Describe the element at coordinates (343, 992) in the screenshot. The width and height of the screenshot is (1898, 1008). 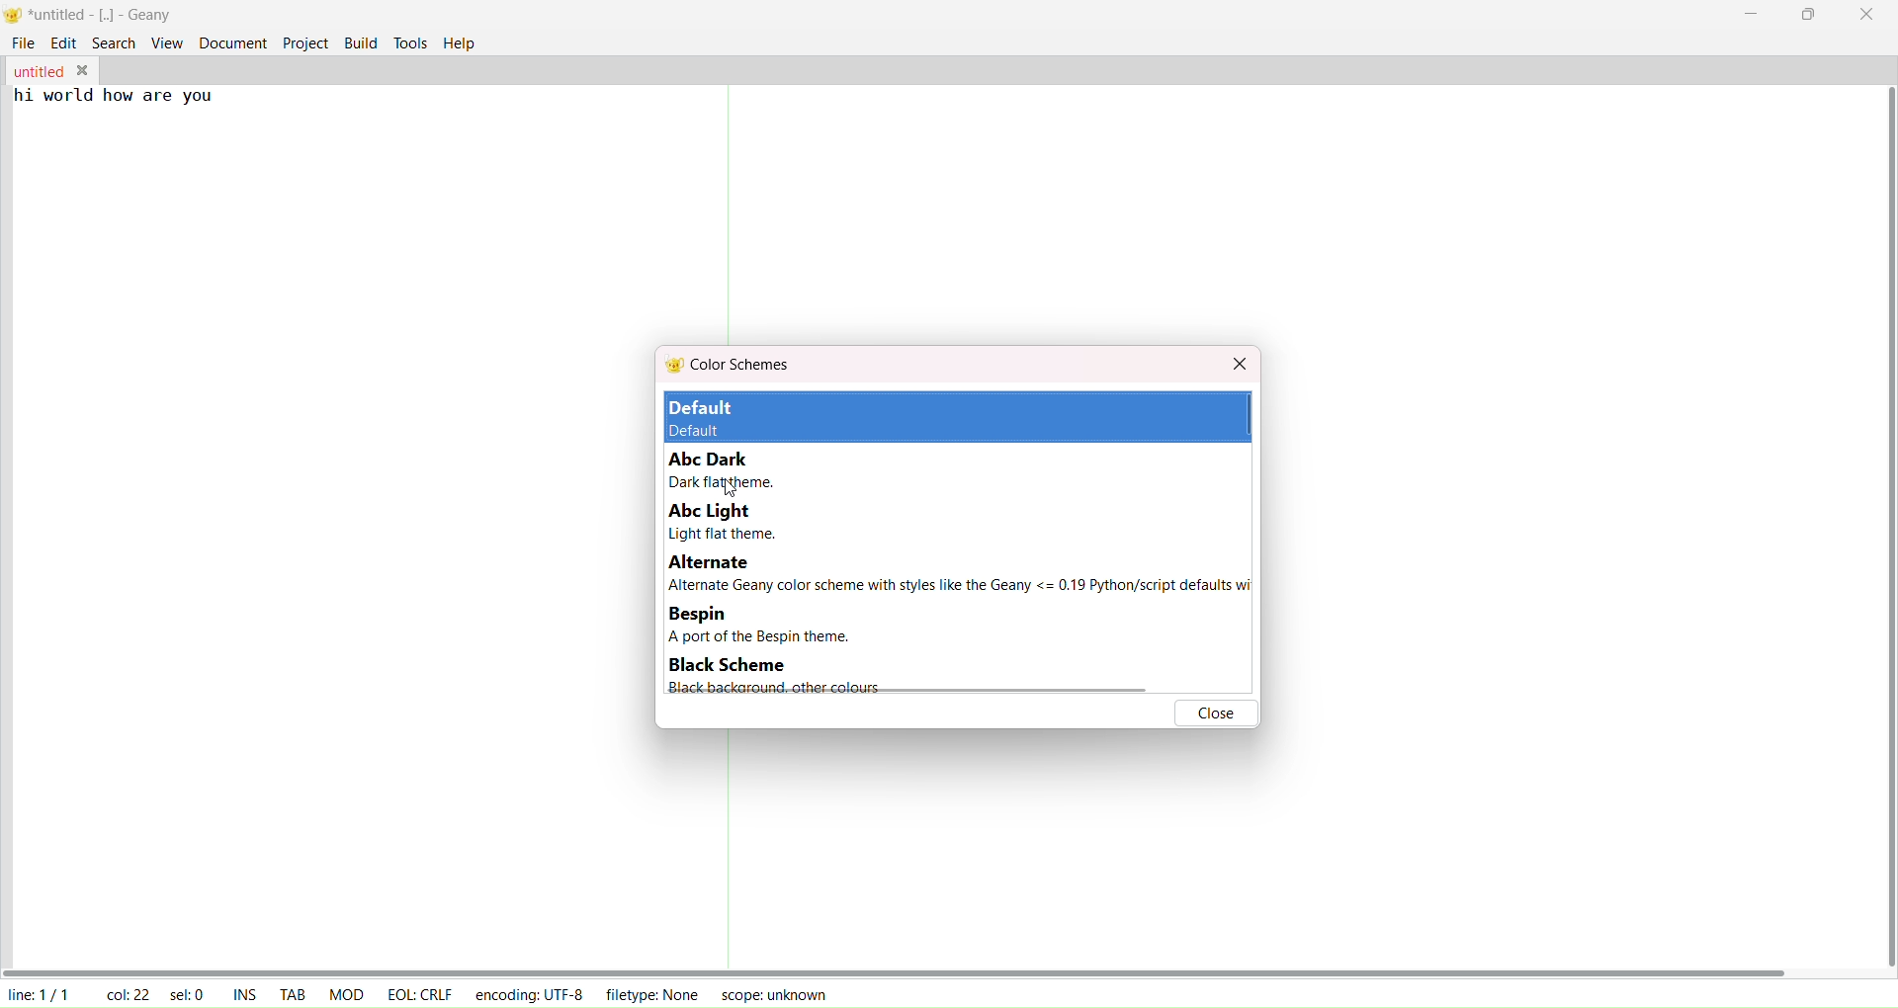
I see `mod` at that location.